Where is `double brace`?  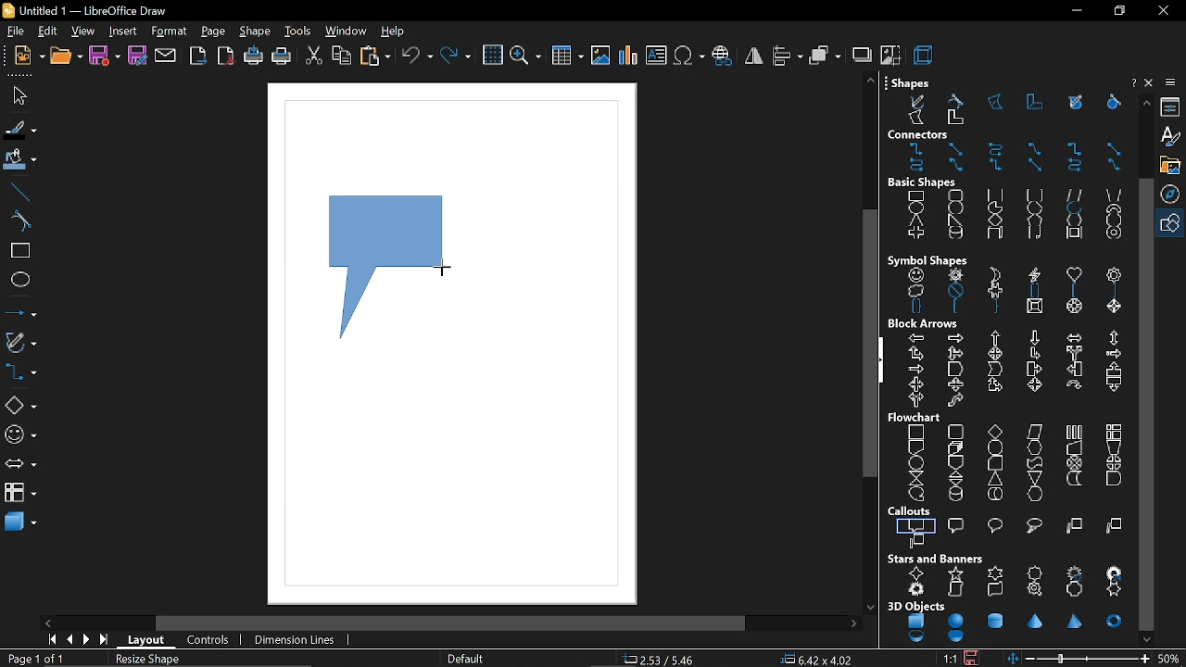
double brace is located at coordinates (915, 308).